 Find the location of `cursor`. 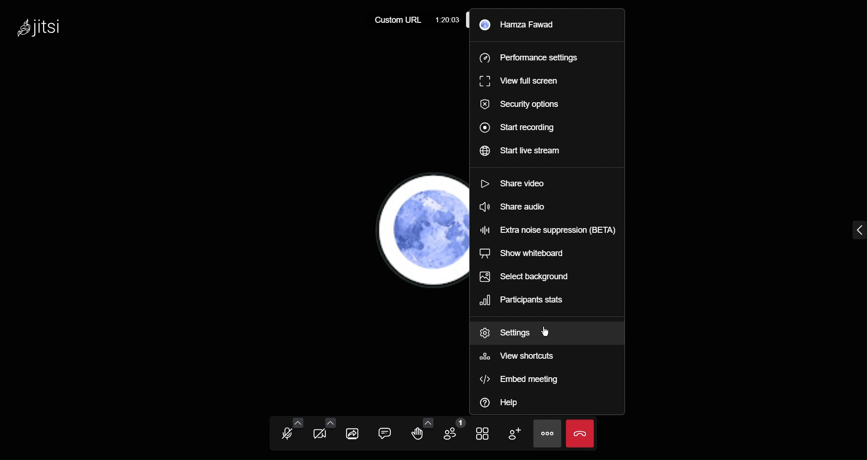

cursor is located at coordinates (548, 332).